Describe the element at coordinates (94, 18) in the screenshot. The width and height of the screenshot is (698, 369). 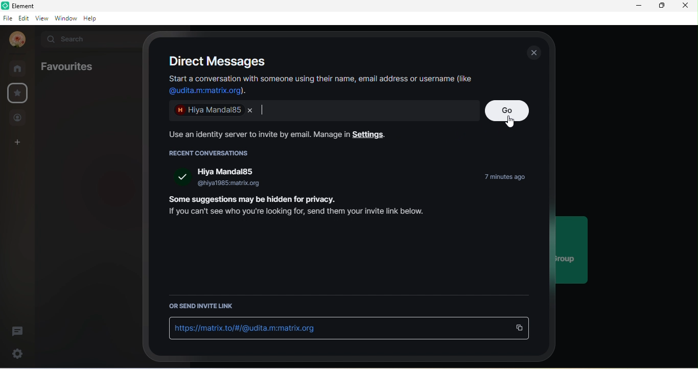
I see `help` at that location.